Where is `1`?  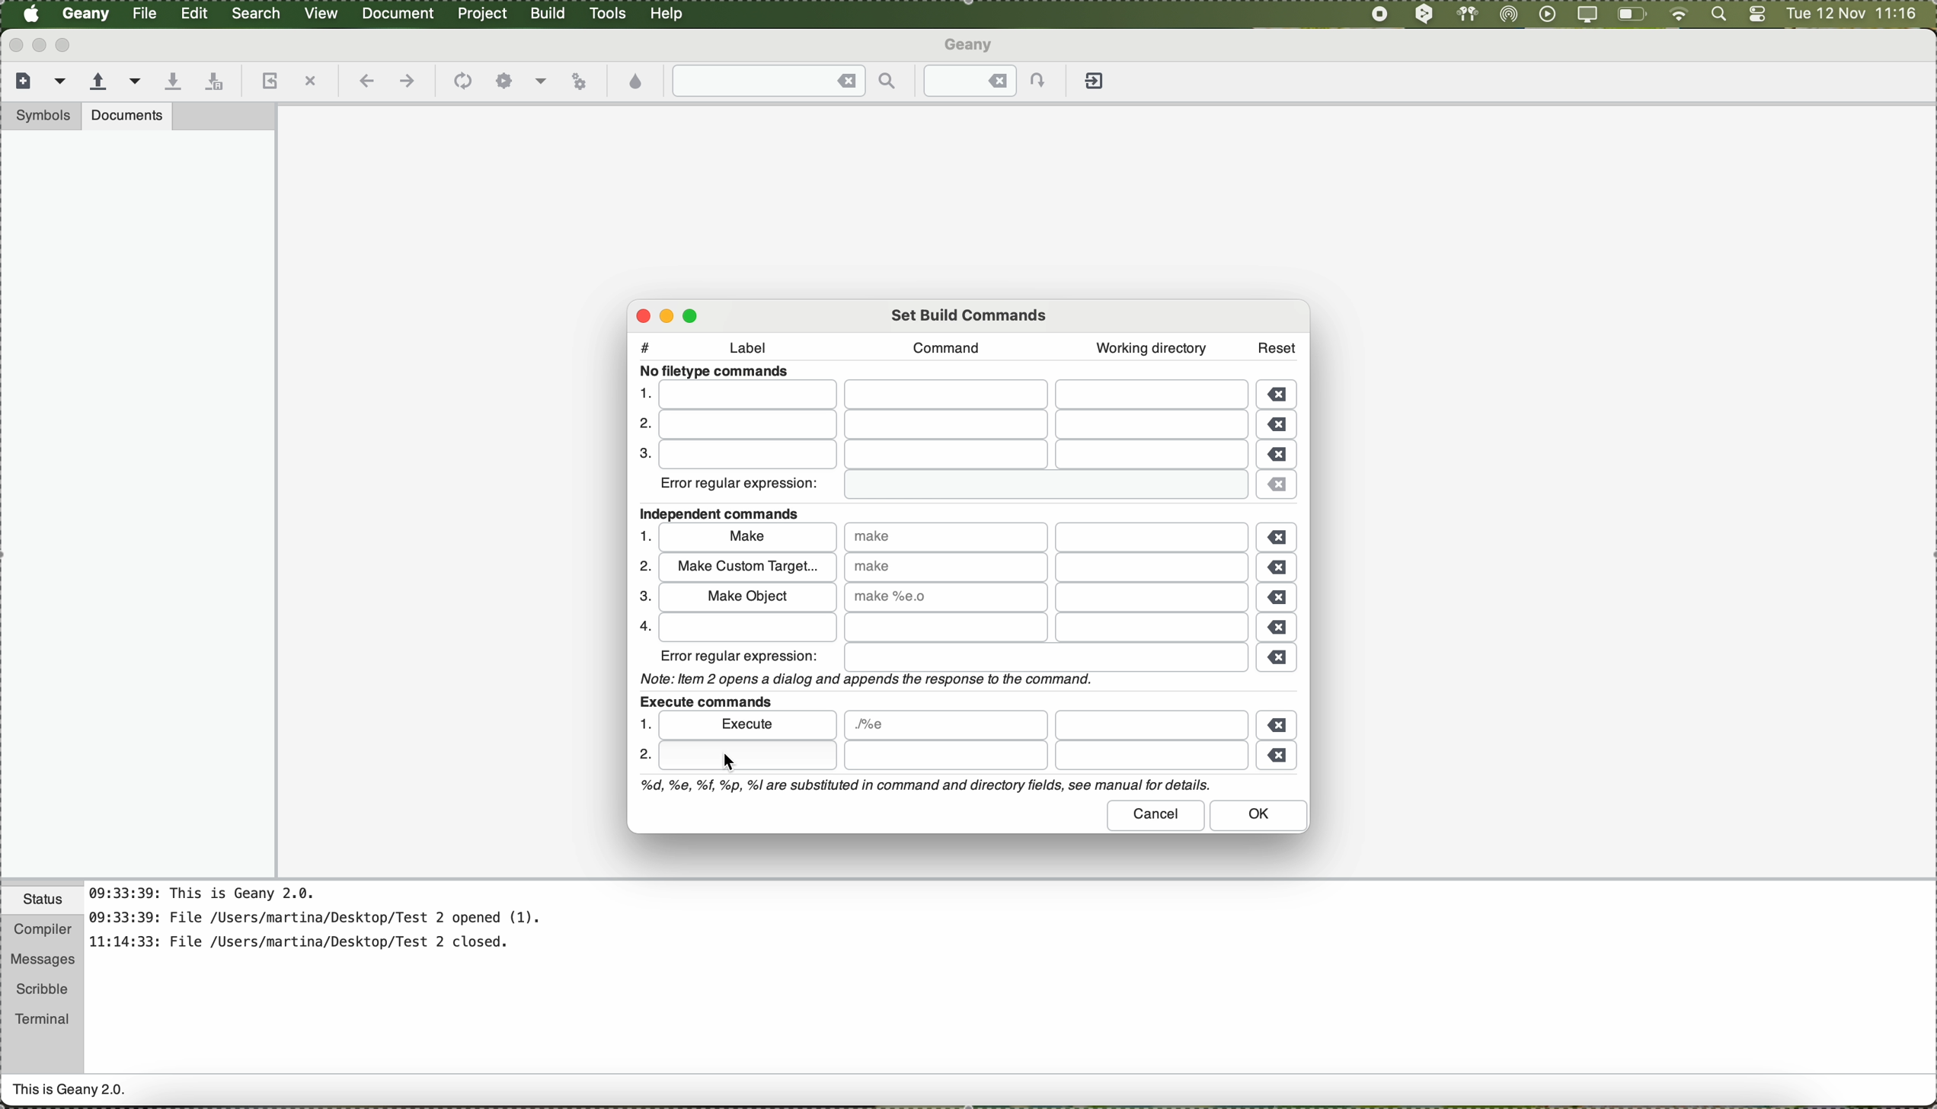 1 is located at coordinates (647, 535).